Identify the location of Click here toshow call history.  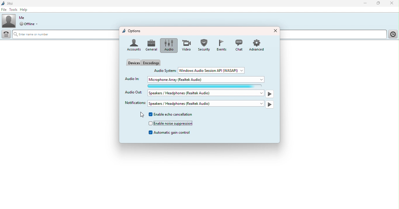
(392, 34).